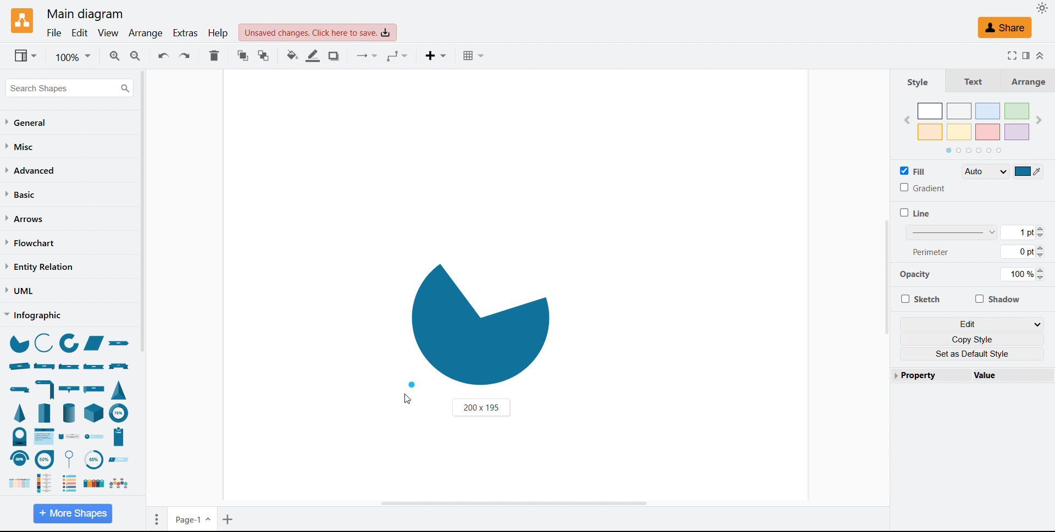 The image size is (1055, 532). I want to click on circular dial, so click(20, 436).